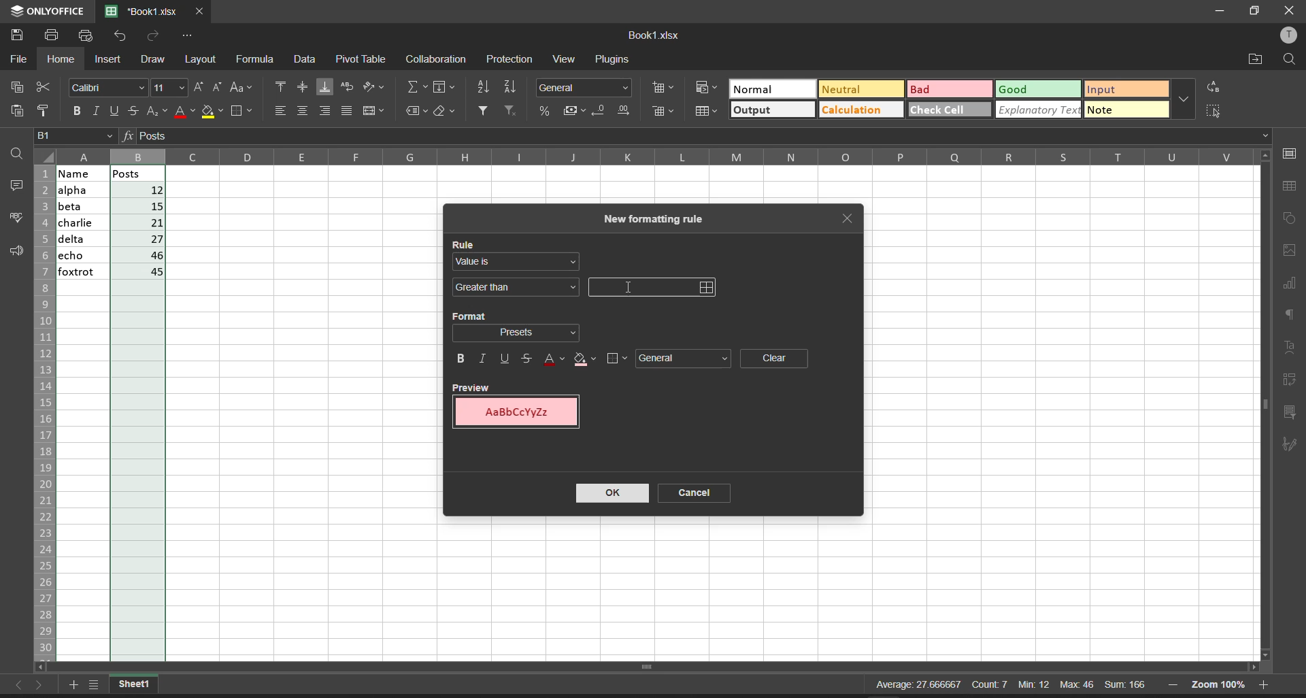  I want to click on open file location, so click(1256, 61).